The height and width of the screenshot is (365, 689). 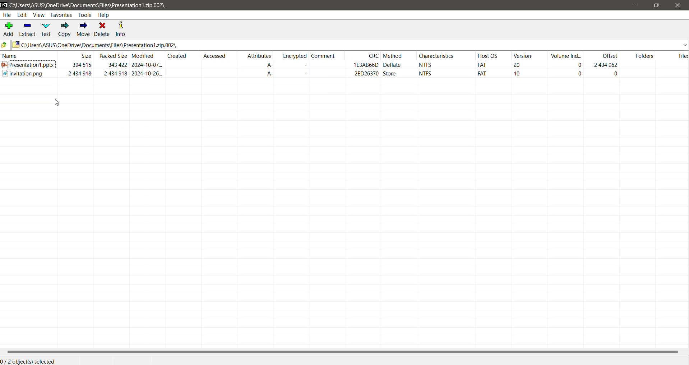 What do you see at coordinates (527, 55) in the screenshot?
I see `Version` at bounding box center [527, 55].